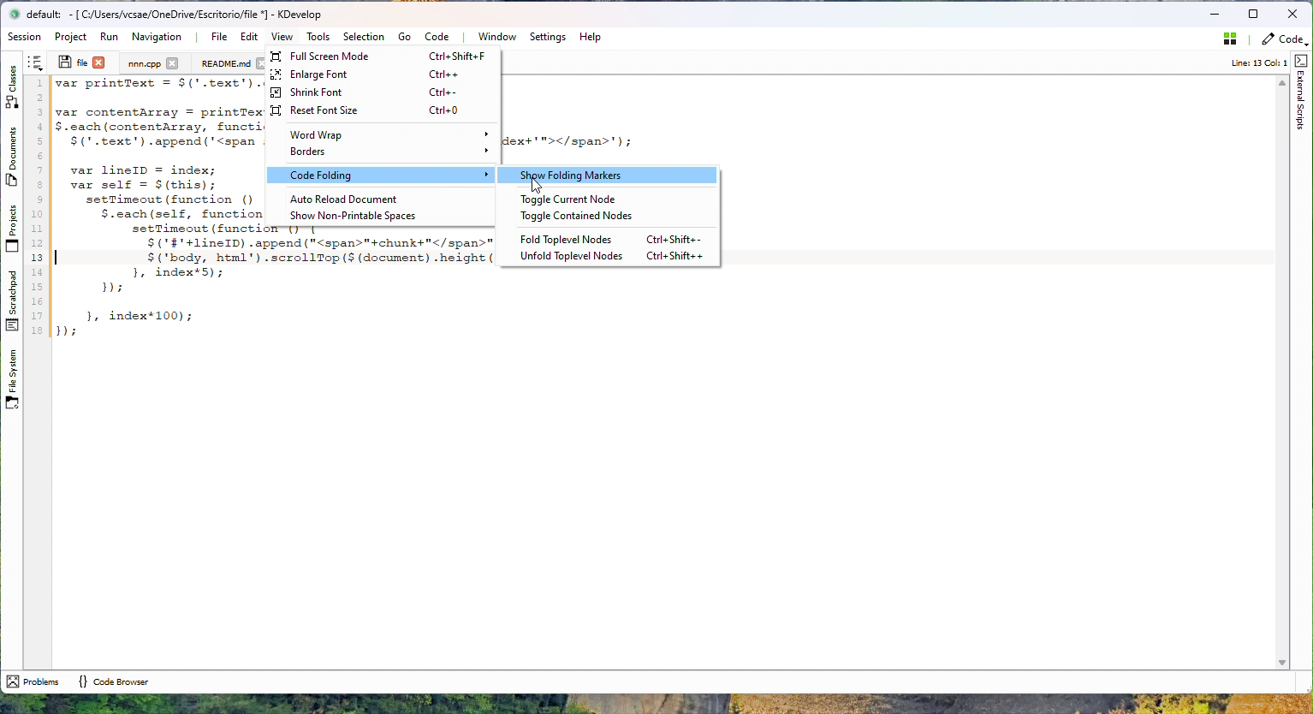 The width and height of the screenshot is (1313, 714). Describe the element at coordinates (1251, 63) in the screenshot. I see `info` at that location.